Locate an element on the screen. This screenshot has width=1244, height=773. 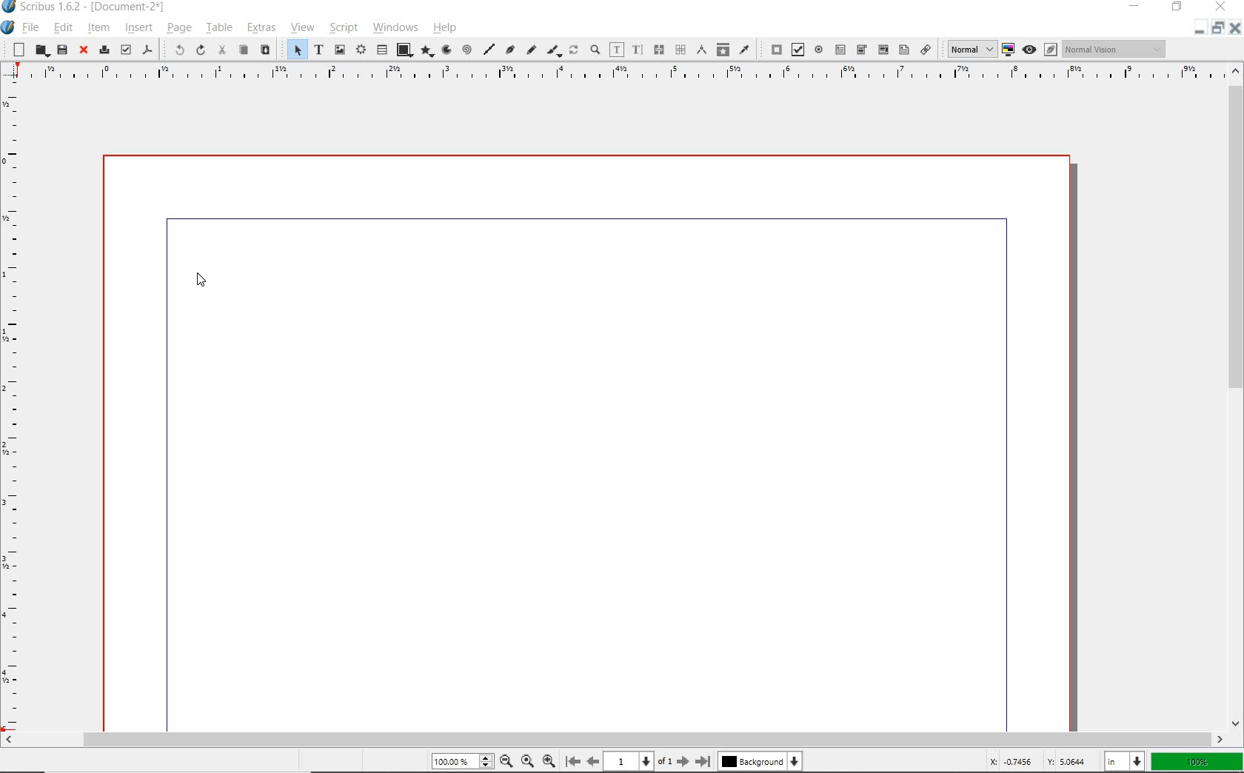
table is located at coordinates (219, 27).